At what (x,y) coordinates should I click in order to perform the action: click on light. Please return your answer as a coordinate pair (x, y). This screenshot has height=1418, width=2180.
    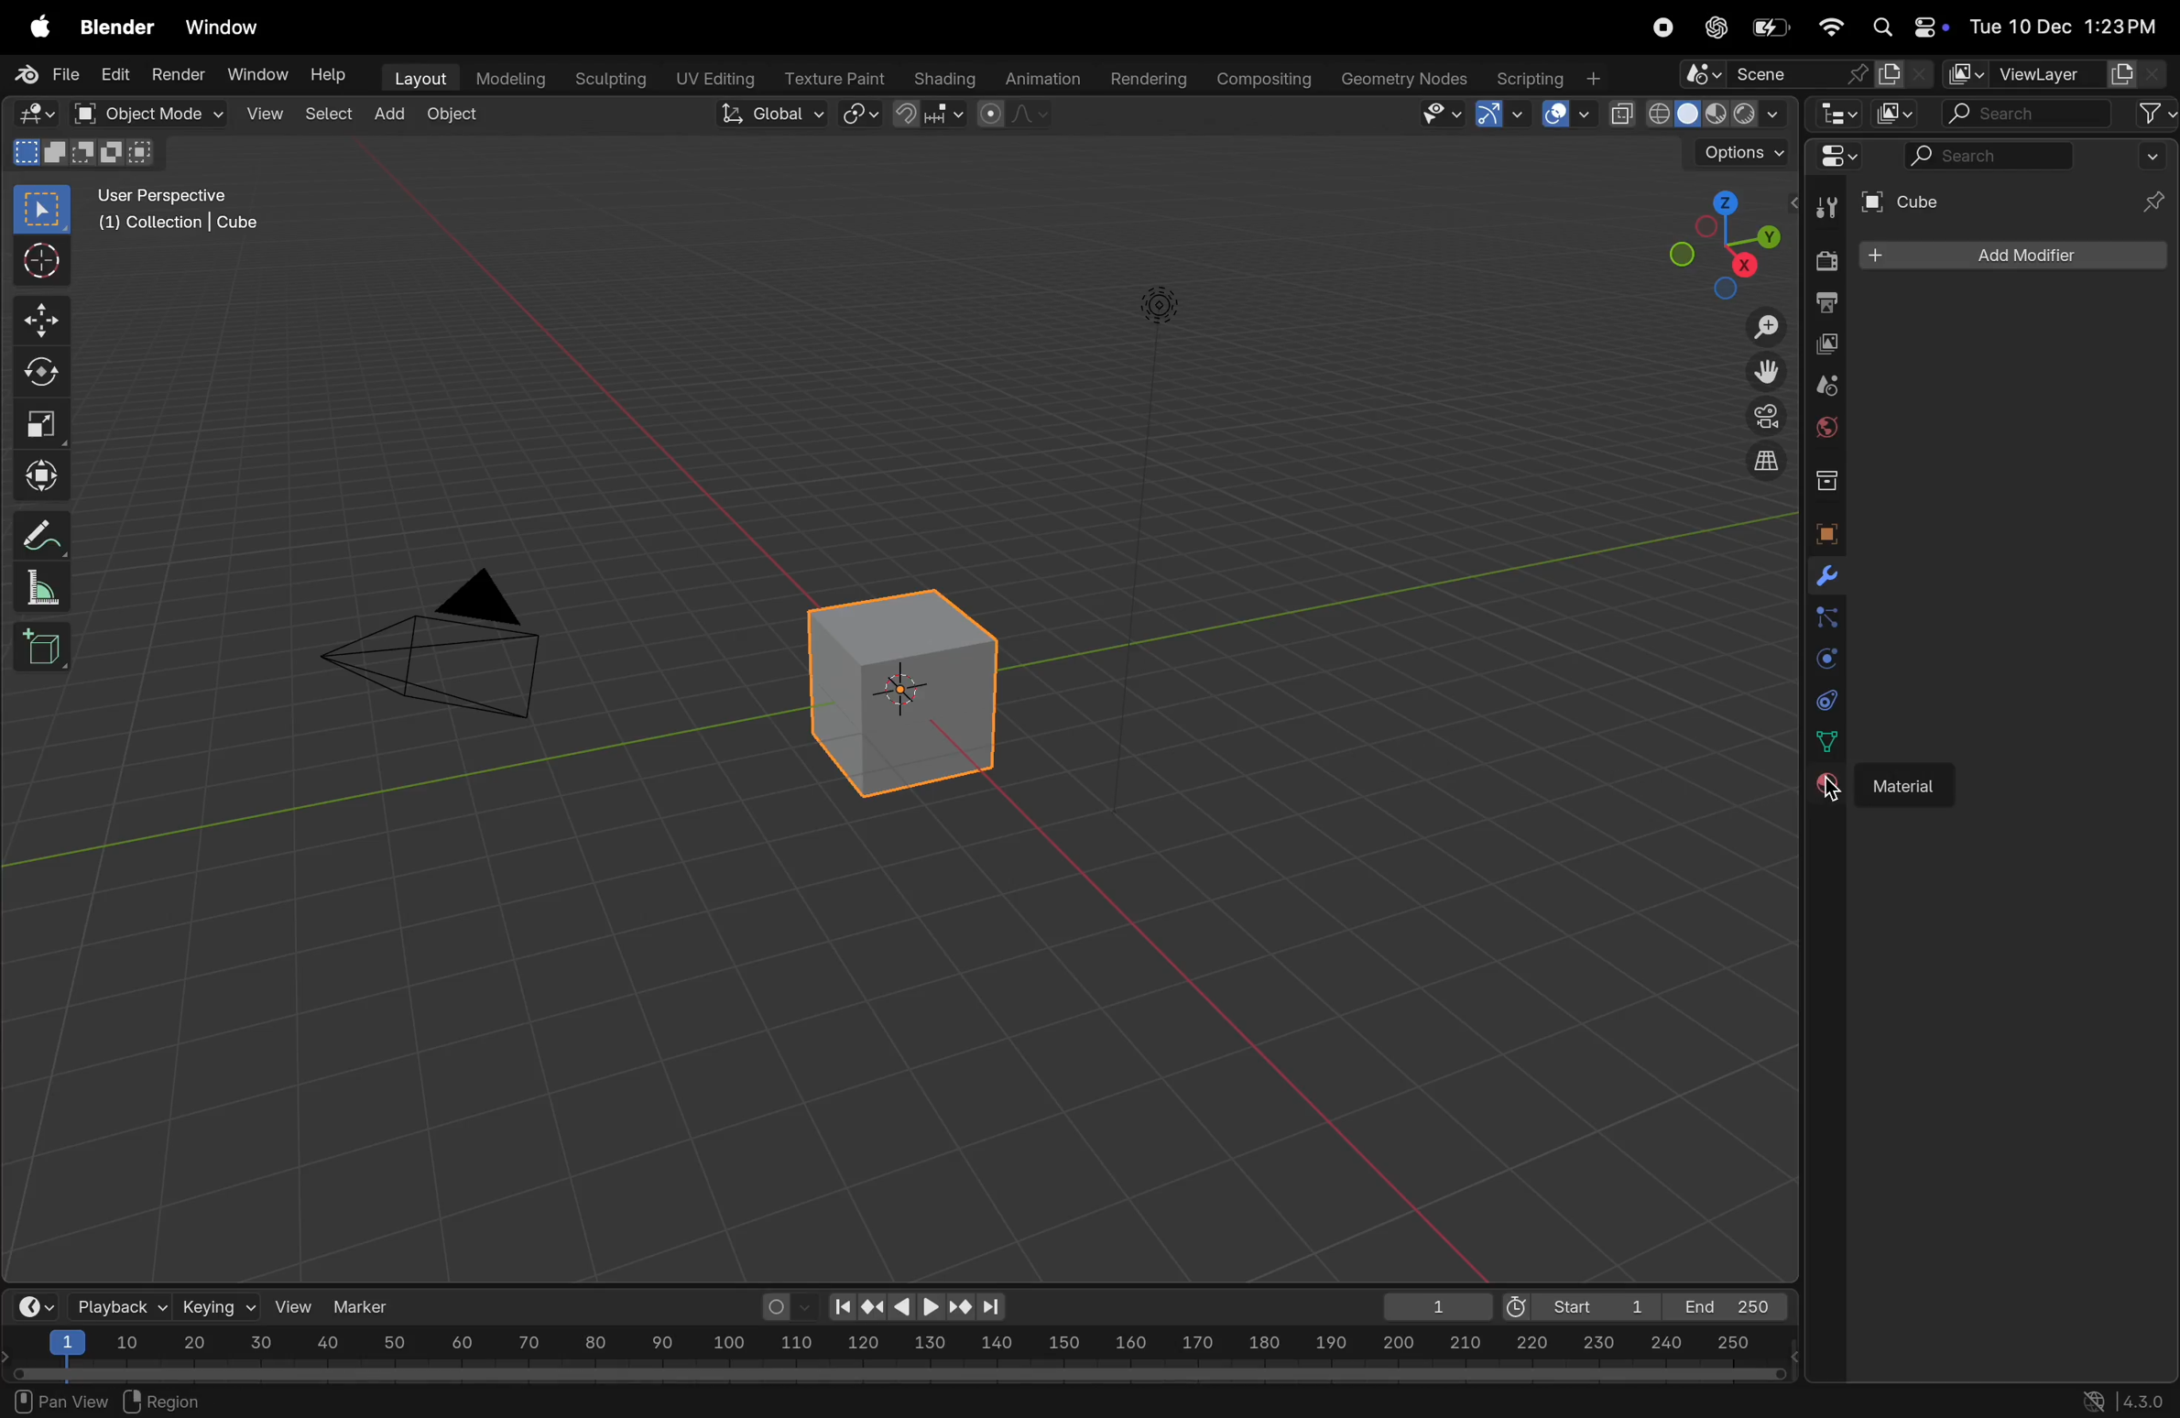
    Looking at the image, I should click on (1160, 302).